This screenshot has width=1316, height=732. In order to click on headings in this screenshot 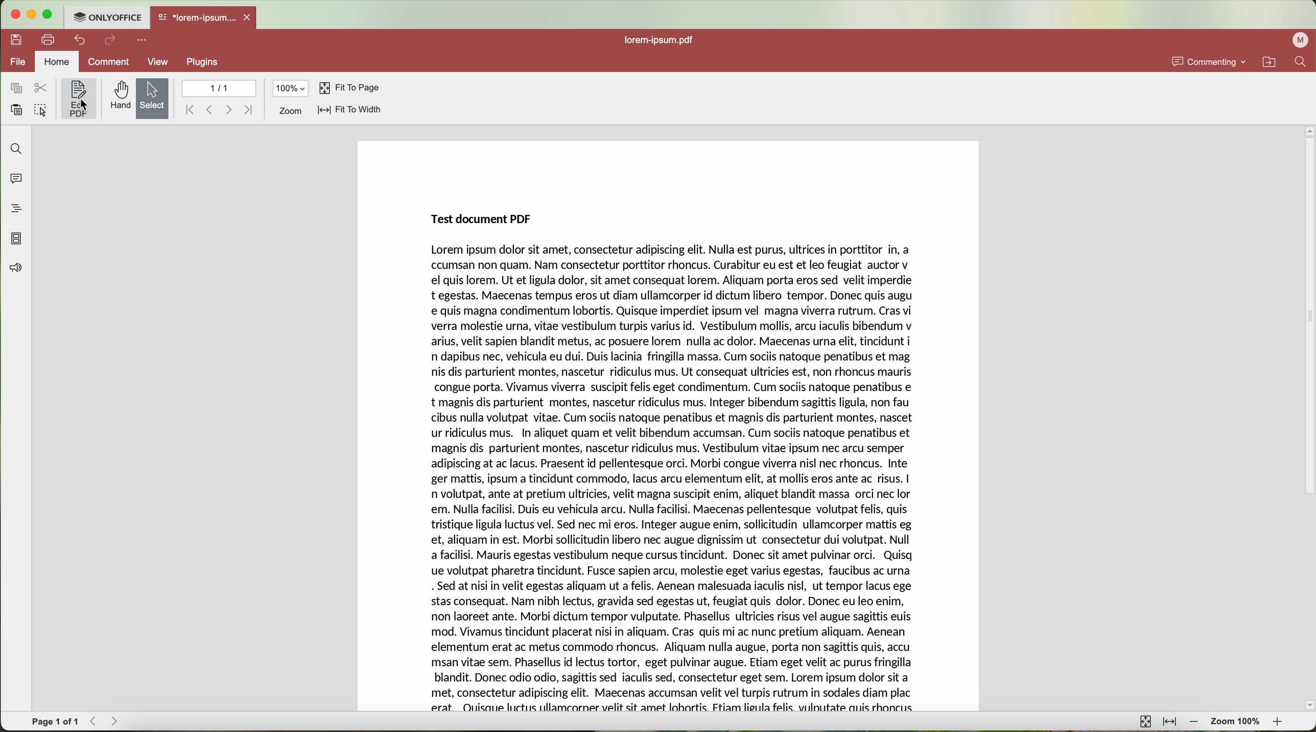, I will do `click(12, 208)`.